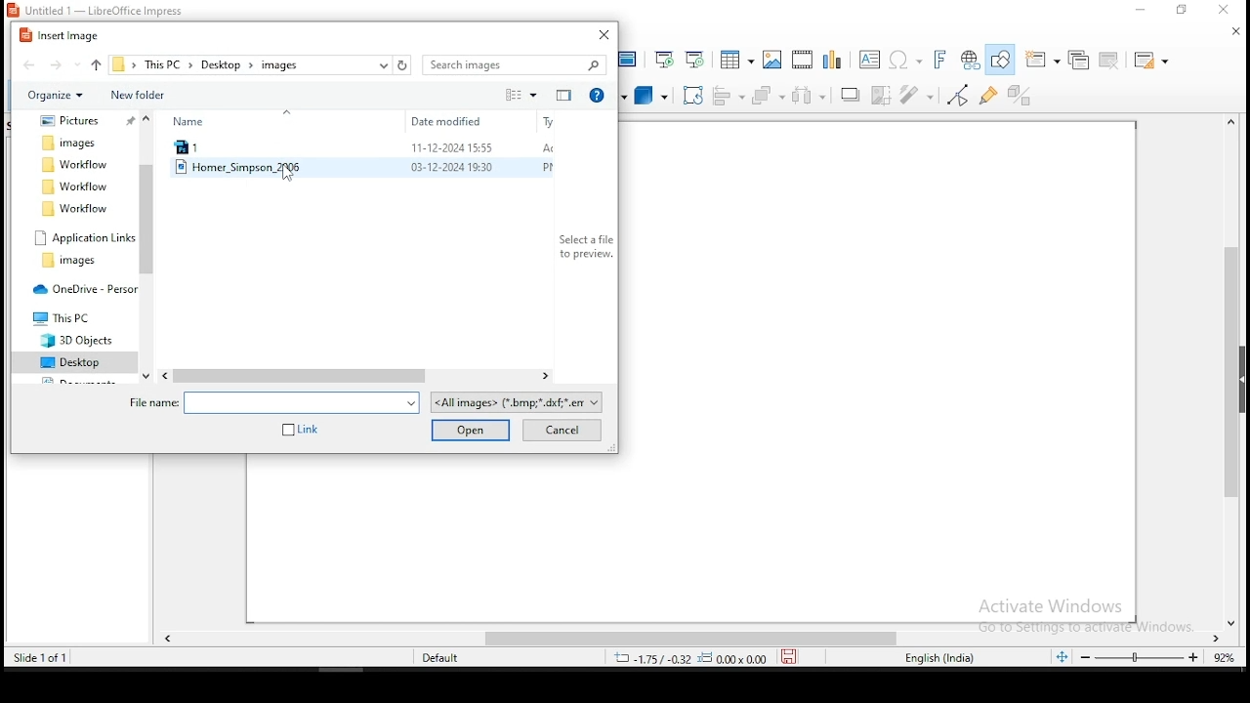 The image size is (1250, 703). Describe the element at coordinates (905, 57) in the screenshot. I see `insert special characters` at that location.